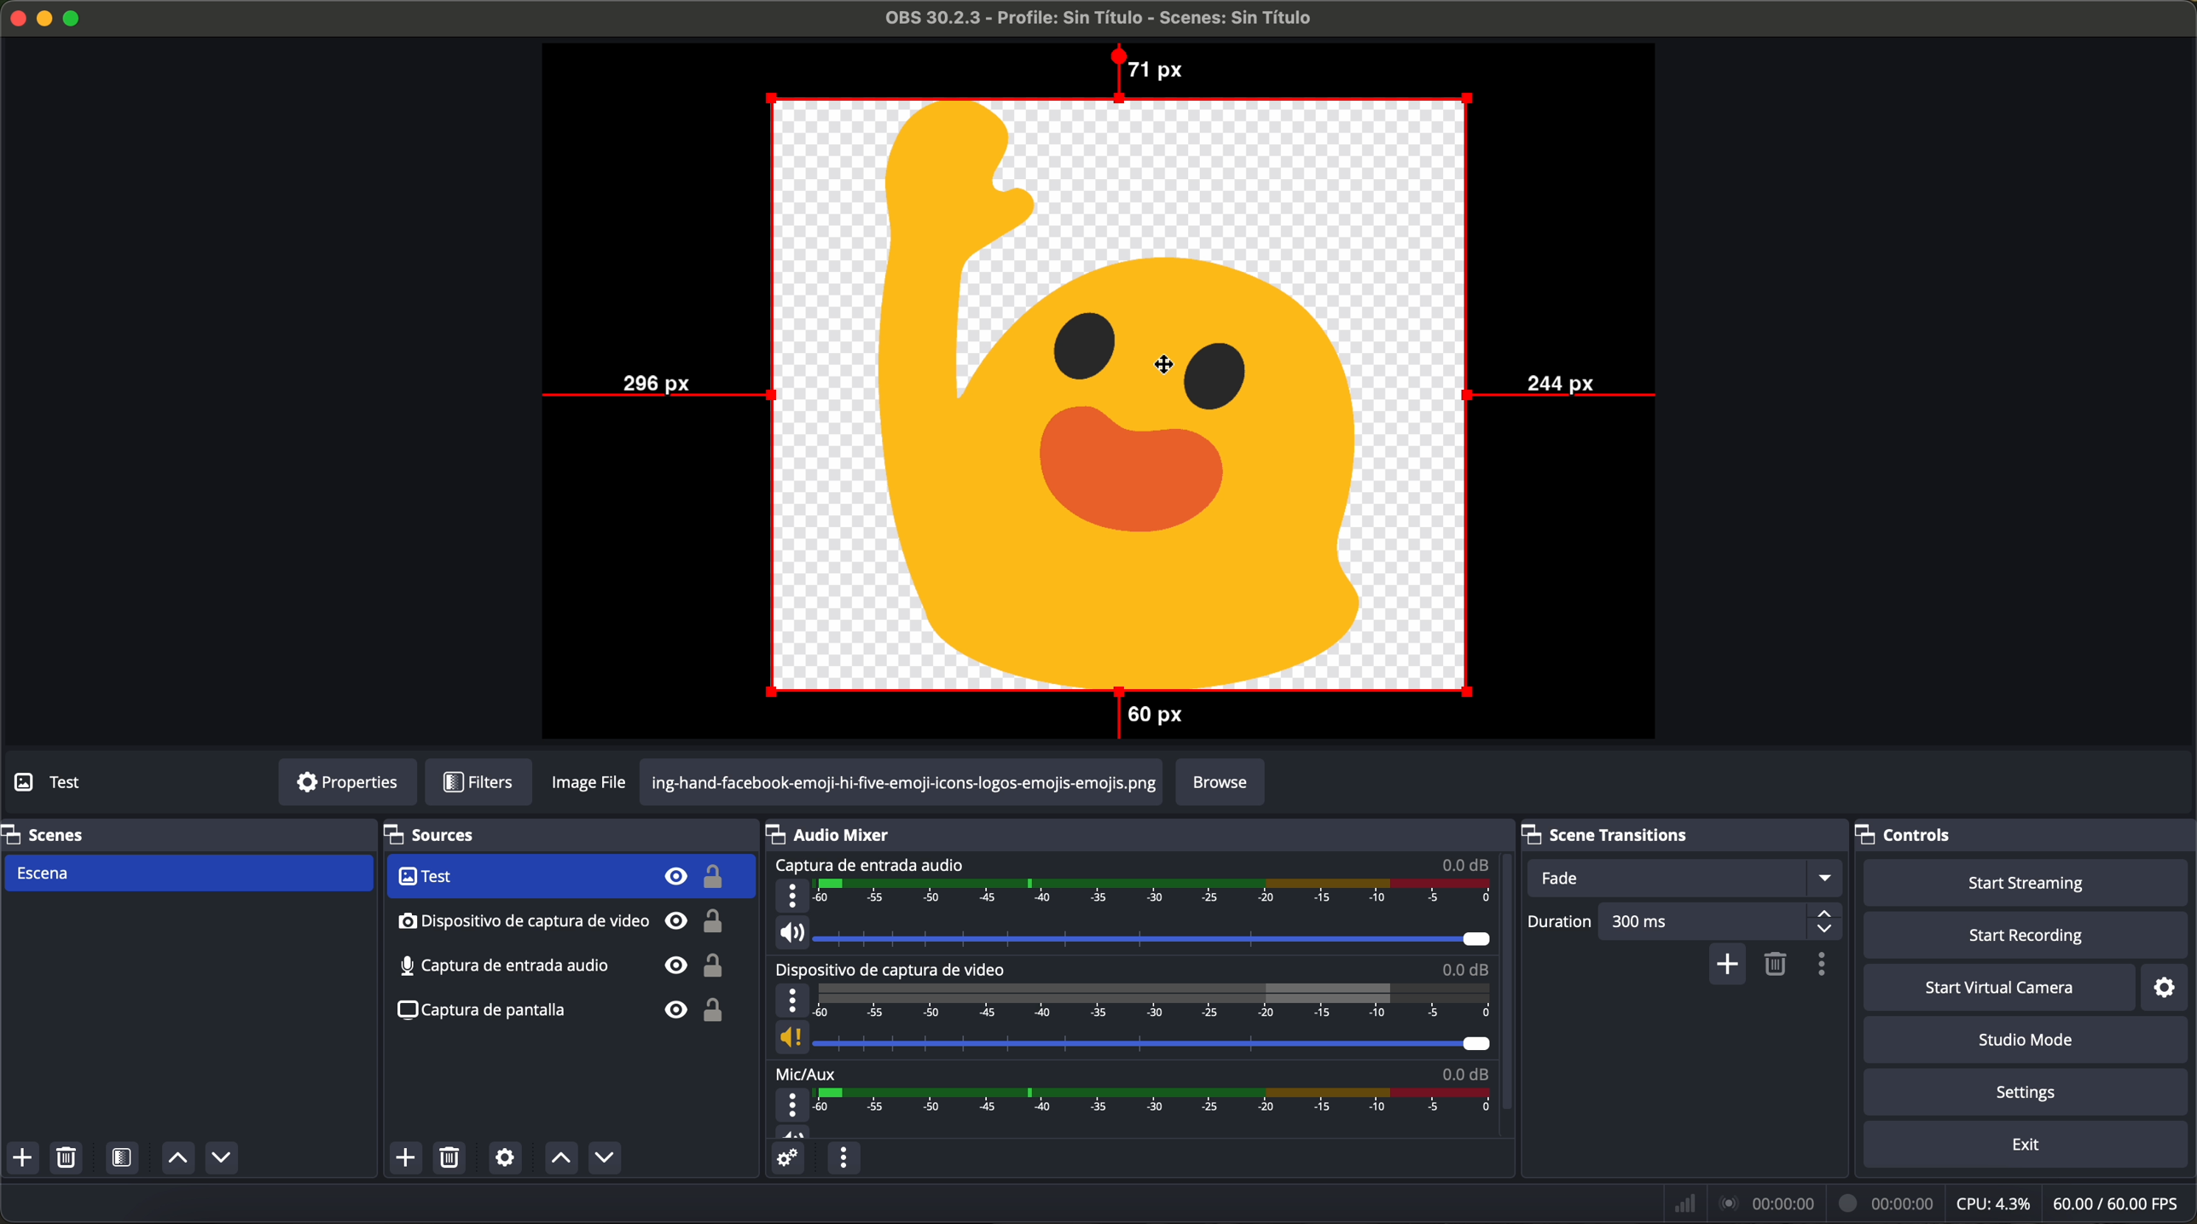 The height and width of the screenshot is (1224, 2197). Describe the element at coordinates (187, 874) in the screenshot. I see `scene` at that location.